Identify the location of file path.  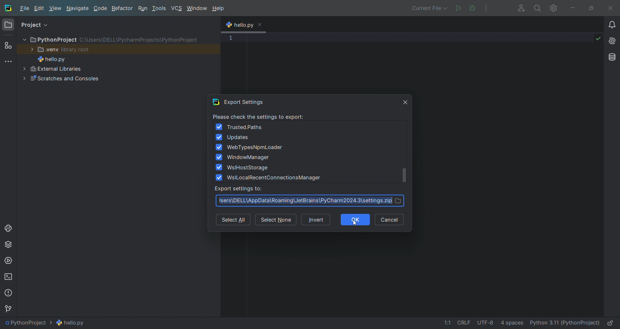
(48, 323).